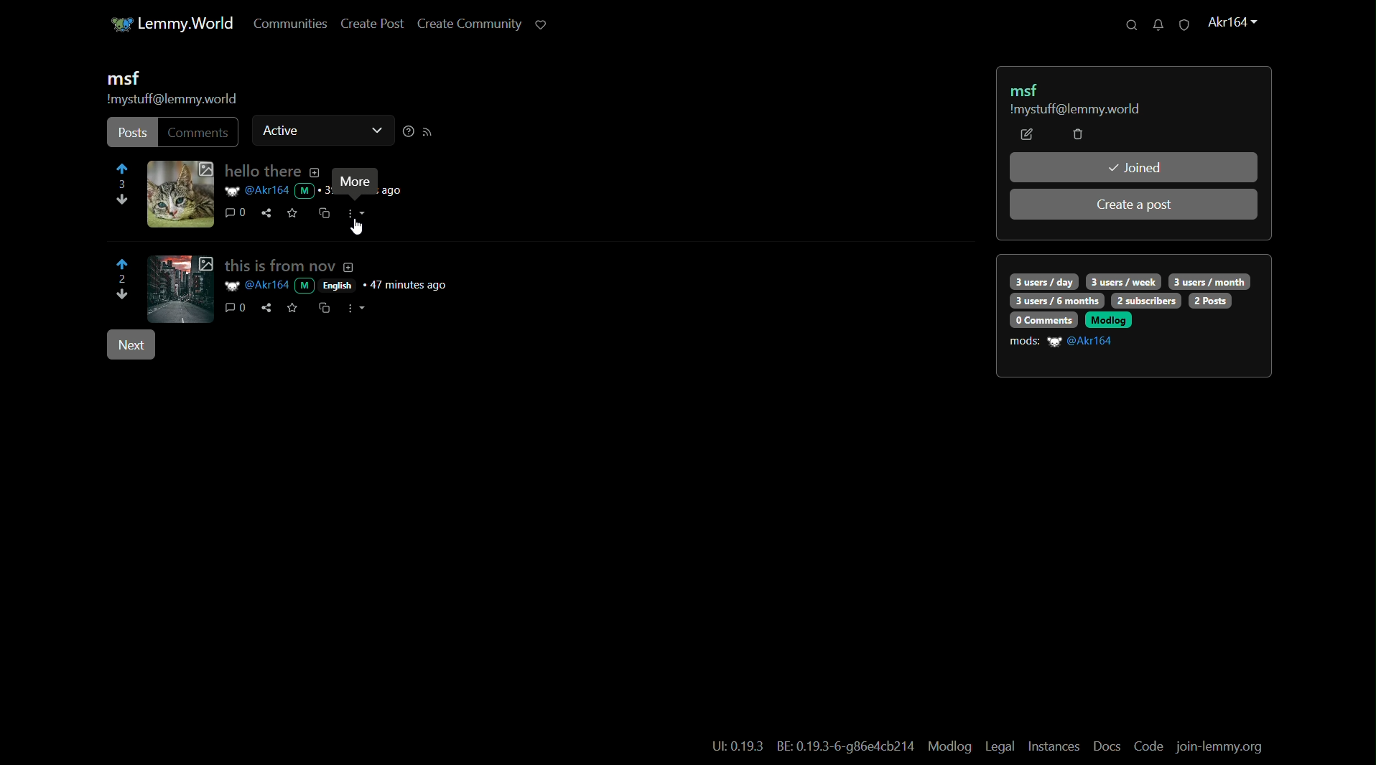  I want to click on upvote, so click(124, 264).